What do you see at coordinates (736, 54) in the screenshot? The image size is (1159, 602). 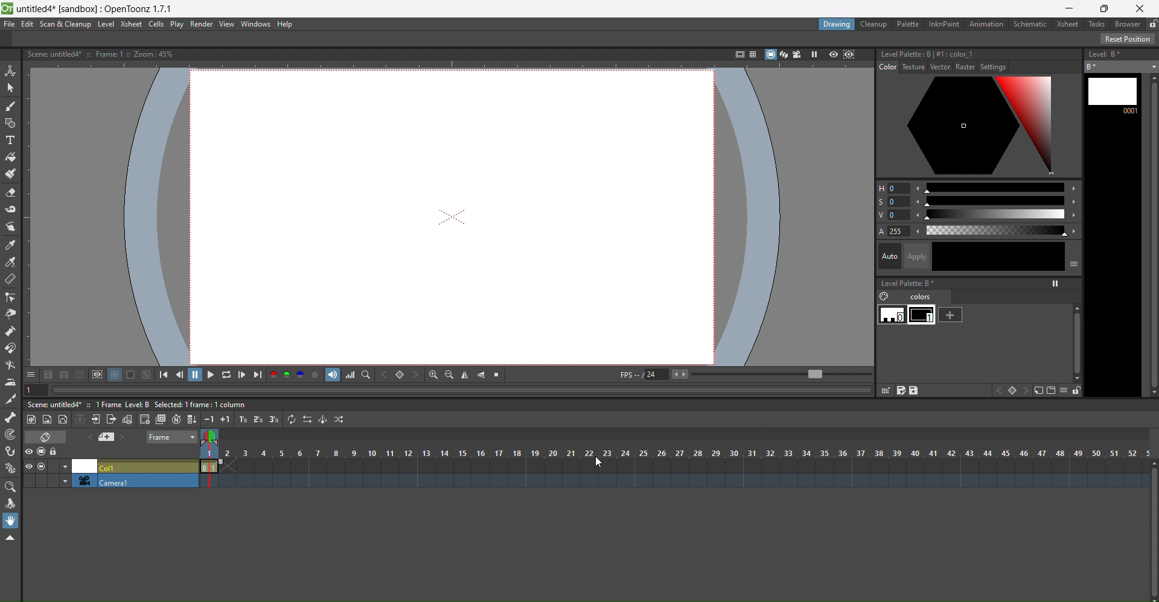 I see `safe area` at bounding box center [736, 54].